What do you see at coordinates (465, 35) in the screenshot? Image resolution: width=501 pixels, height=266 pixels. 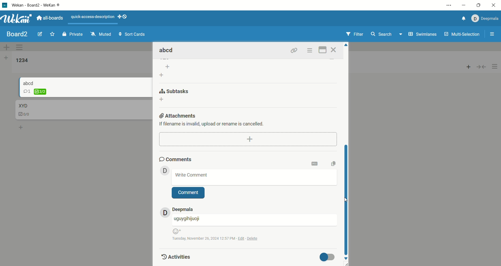 I see `multi-selection` at bounding box center [465, 35].